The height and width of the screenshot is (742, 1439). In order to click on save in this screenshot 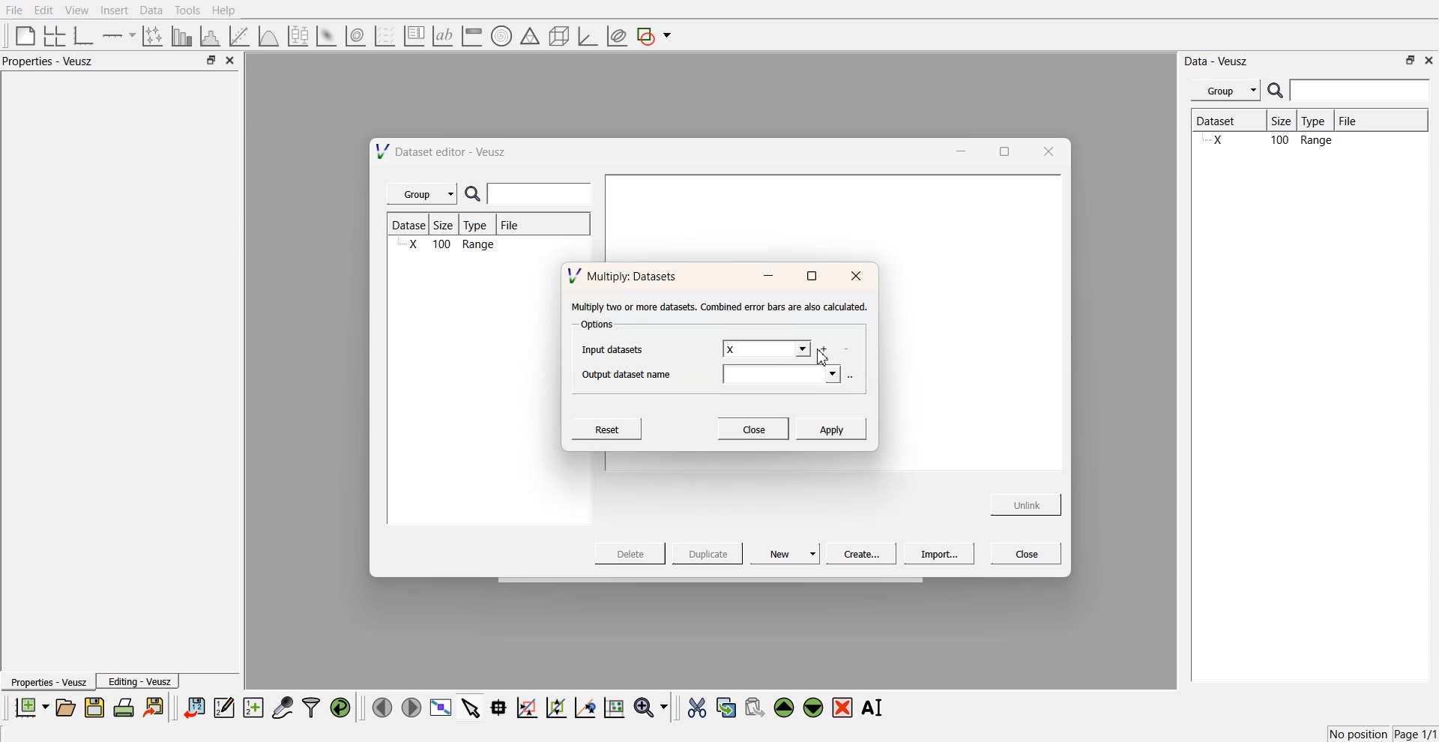, I will do `click(97, 708)`.